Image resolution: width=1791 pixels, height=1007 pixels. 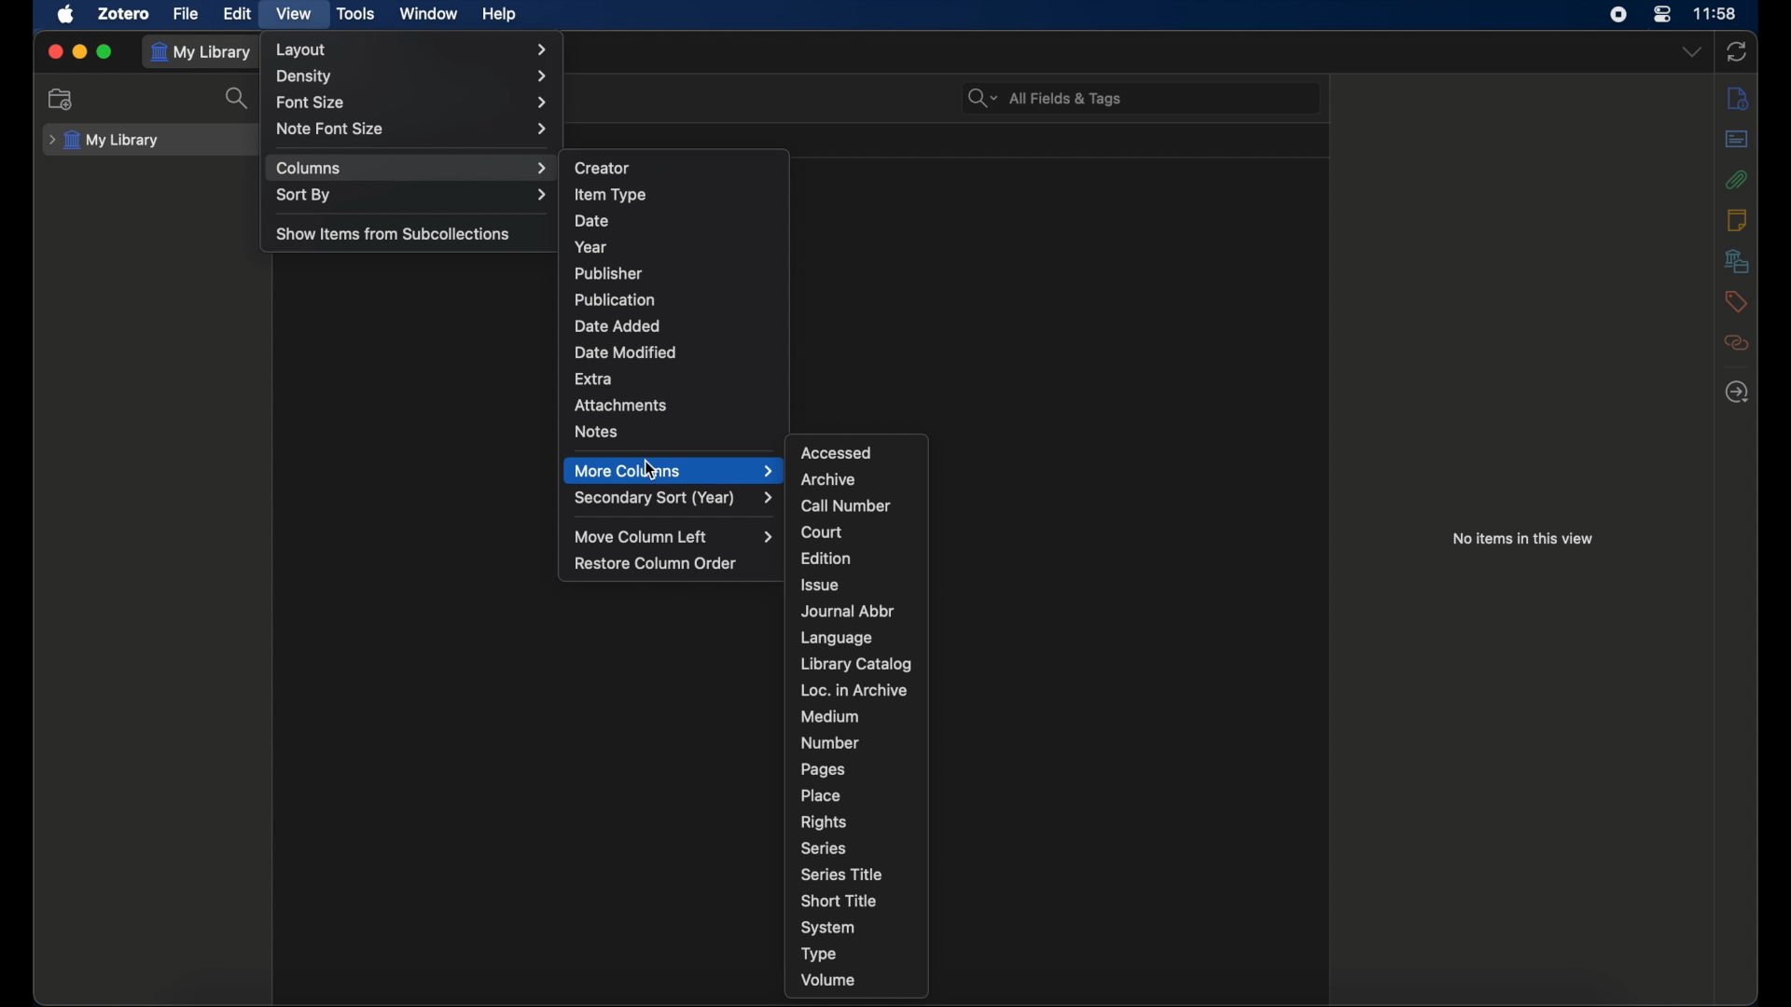 What do you see at coordinates (296, 14) in the screenshot?
I see `view` at bounding box center [296, 14].